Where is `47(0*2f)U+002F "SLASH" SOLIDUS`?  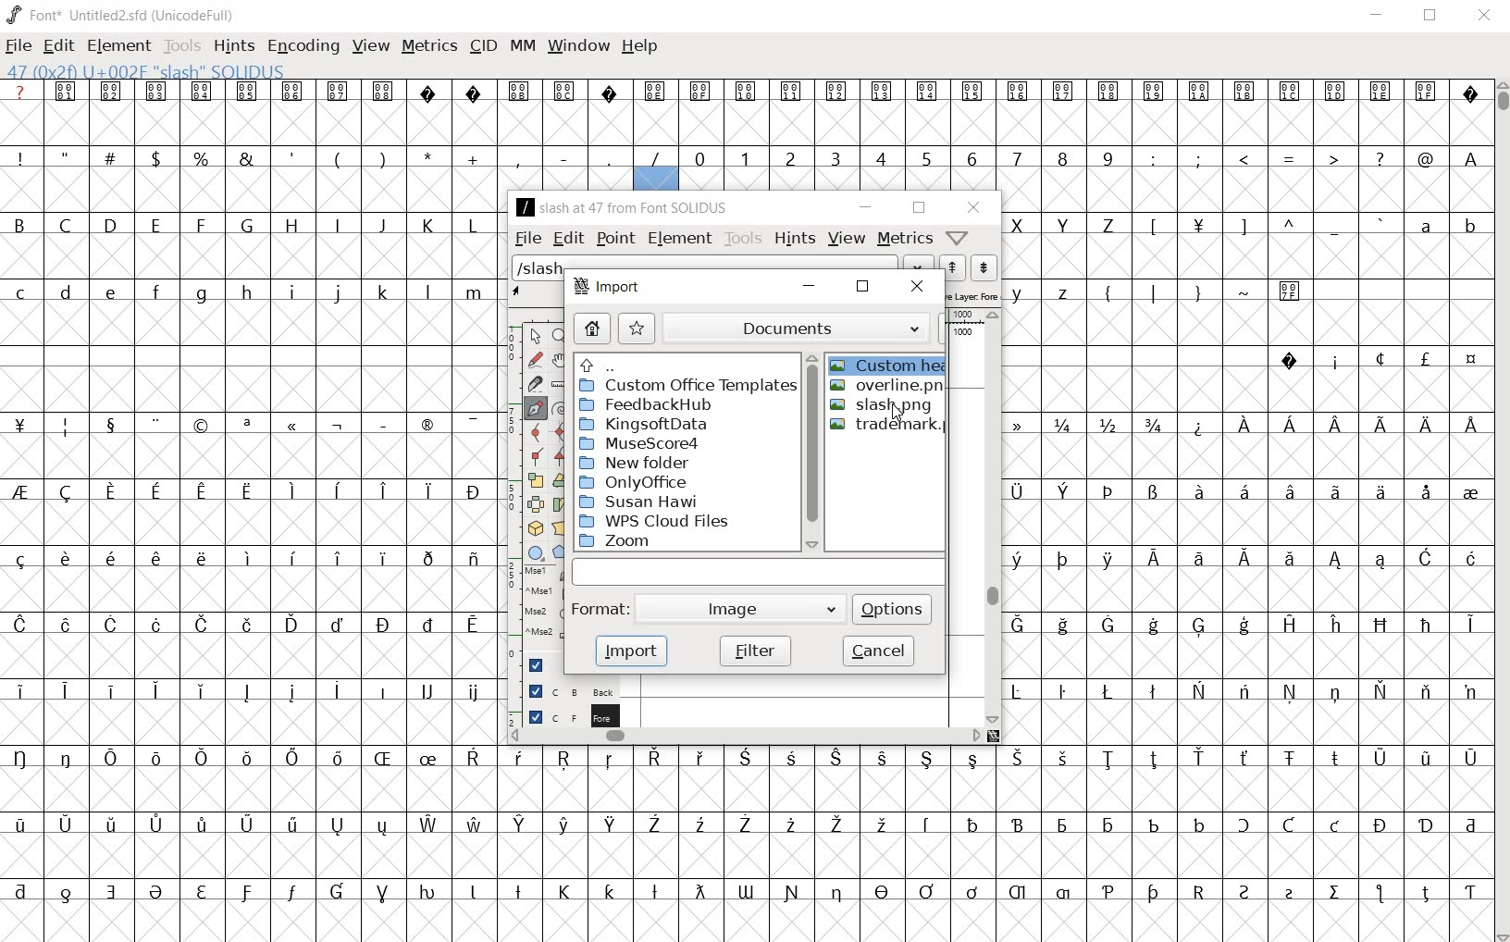 47(0*2f)U+002F "SLASH" SOLIDUS is located at coordinates (657, 179).